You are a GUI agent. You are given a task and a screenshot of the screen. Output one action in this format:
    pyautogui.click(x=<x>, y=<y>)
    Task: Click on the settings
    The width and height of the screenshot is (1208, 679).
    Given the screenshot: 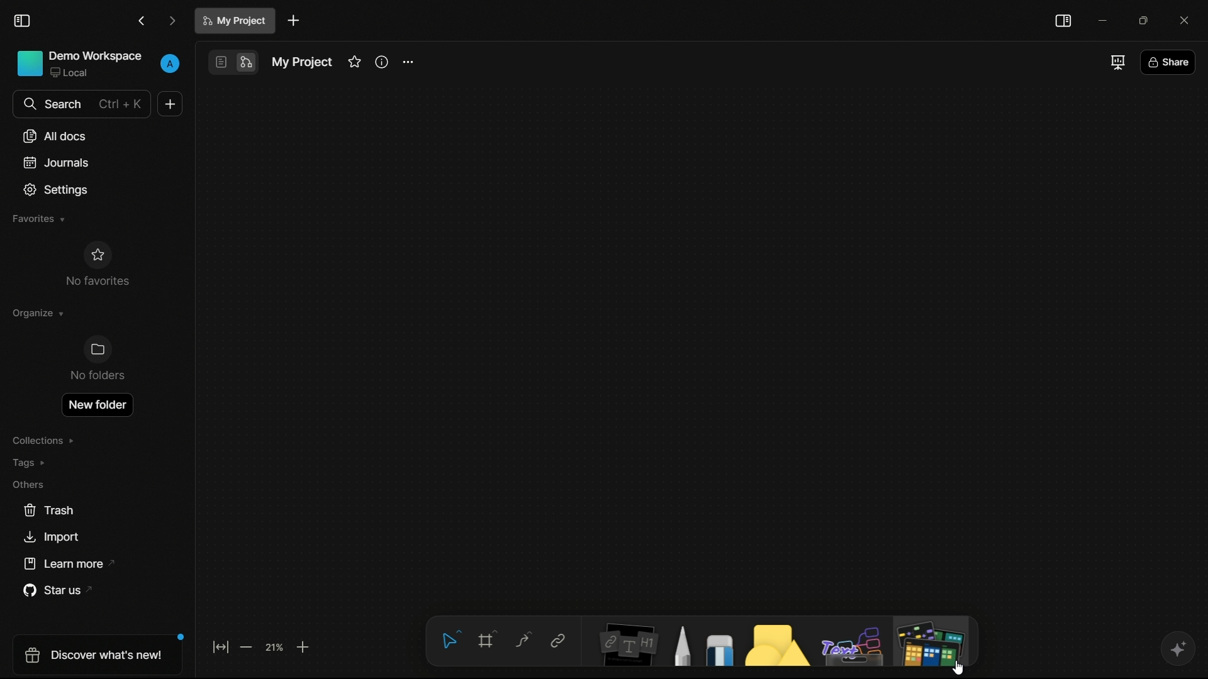 What is the action you would take?
    pyautogui.click(x=57, y=190)
    